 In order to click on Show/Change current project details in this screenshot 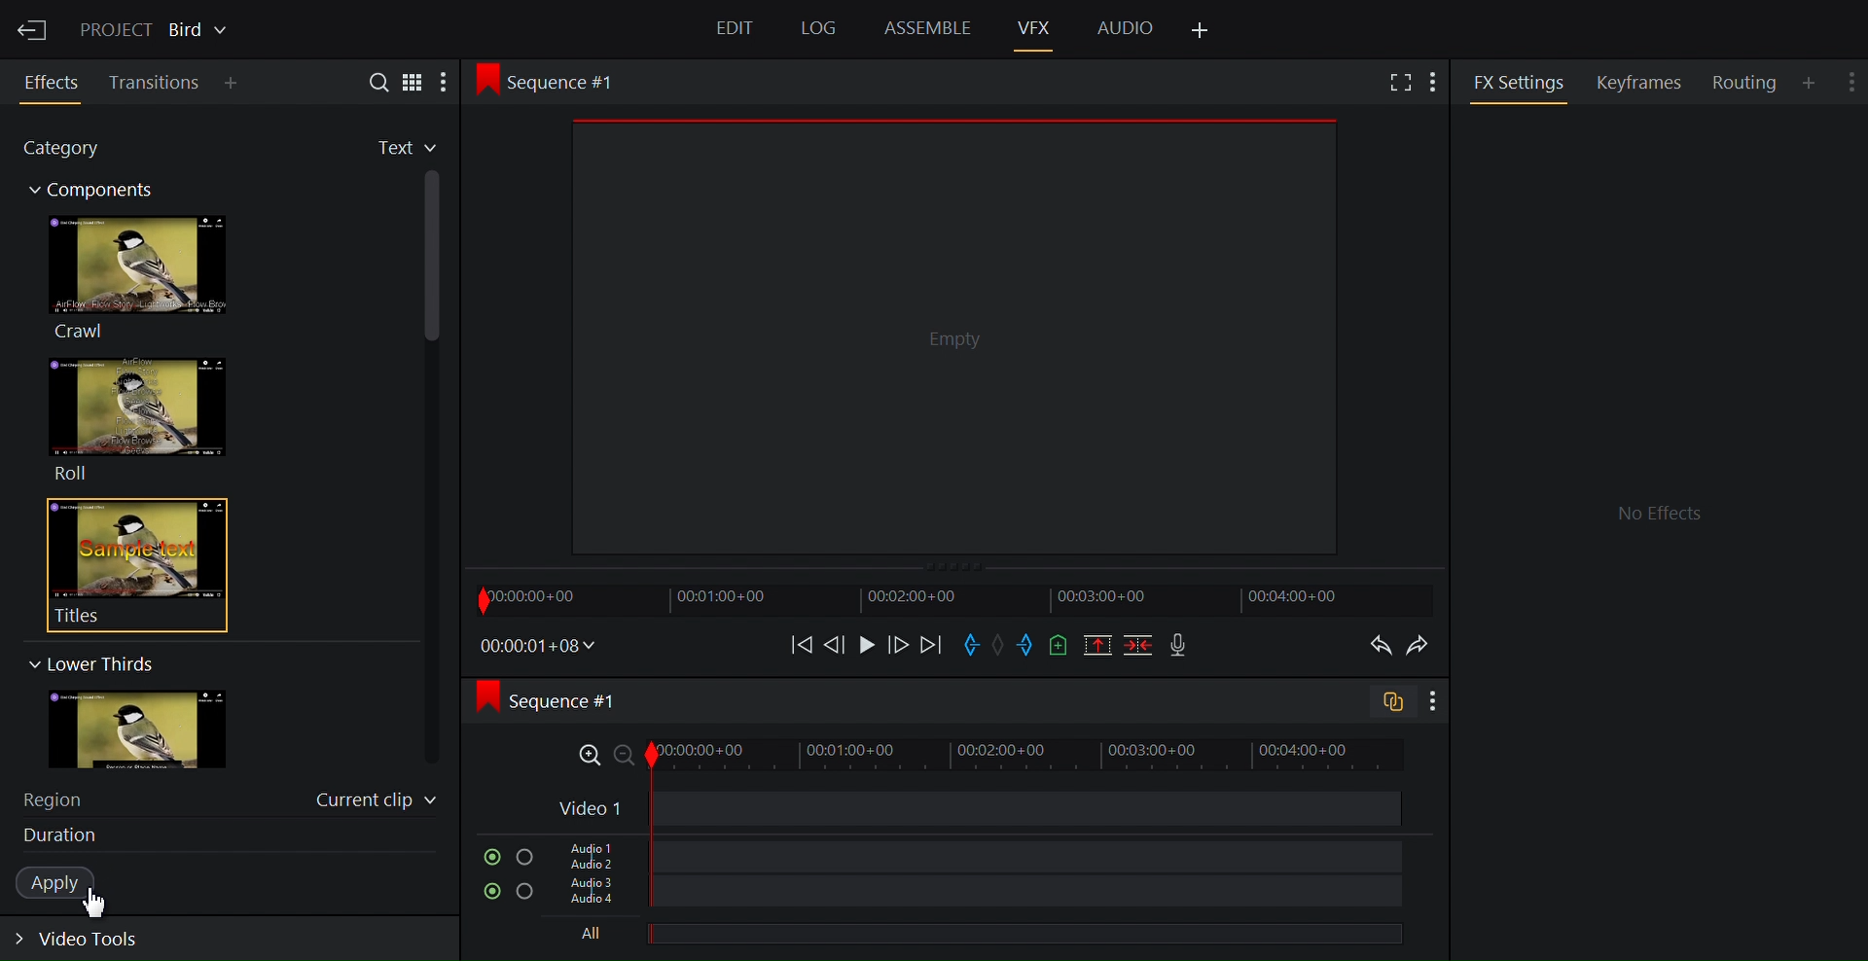, I will do `click(157, 27)`.